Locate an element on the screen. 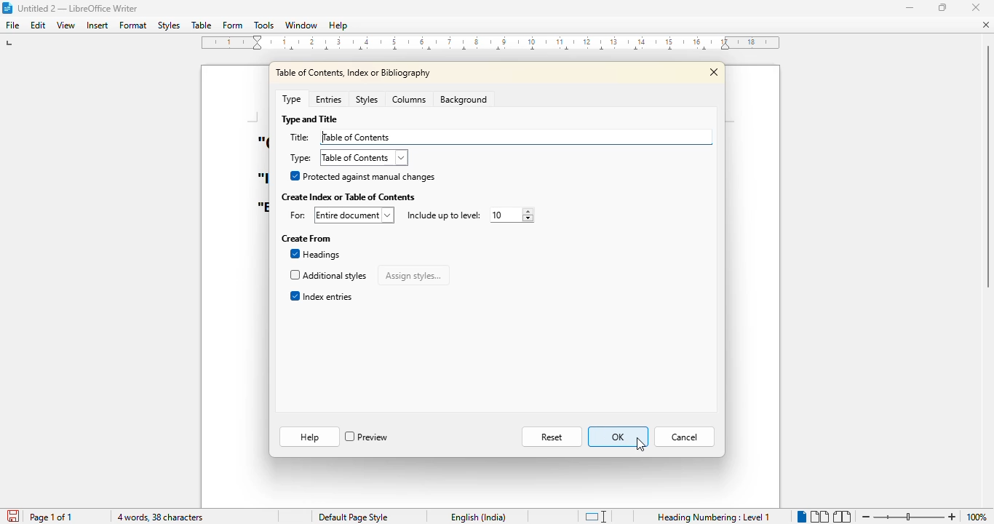 The image size is (994, 524). cursor is located at coordinates (640, 445).